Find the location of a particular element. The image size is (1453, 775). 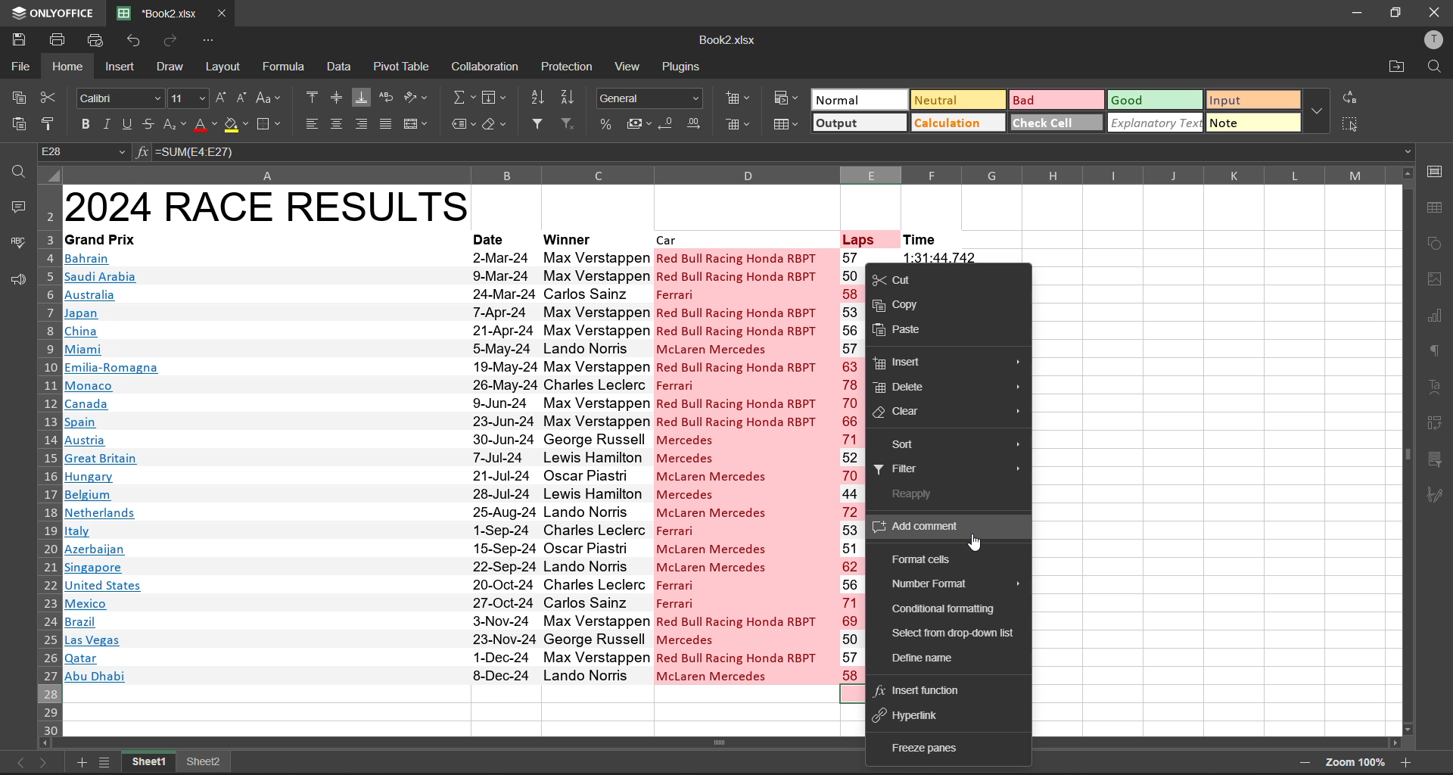

zoom out is located at coordinates (1306, 763).